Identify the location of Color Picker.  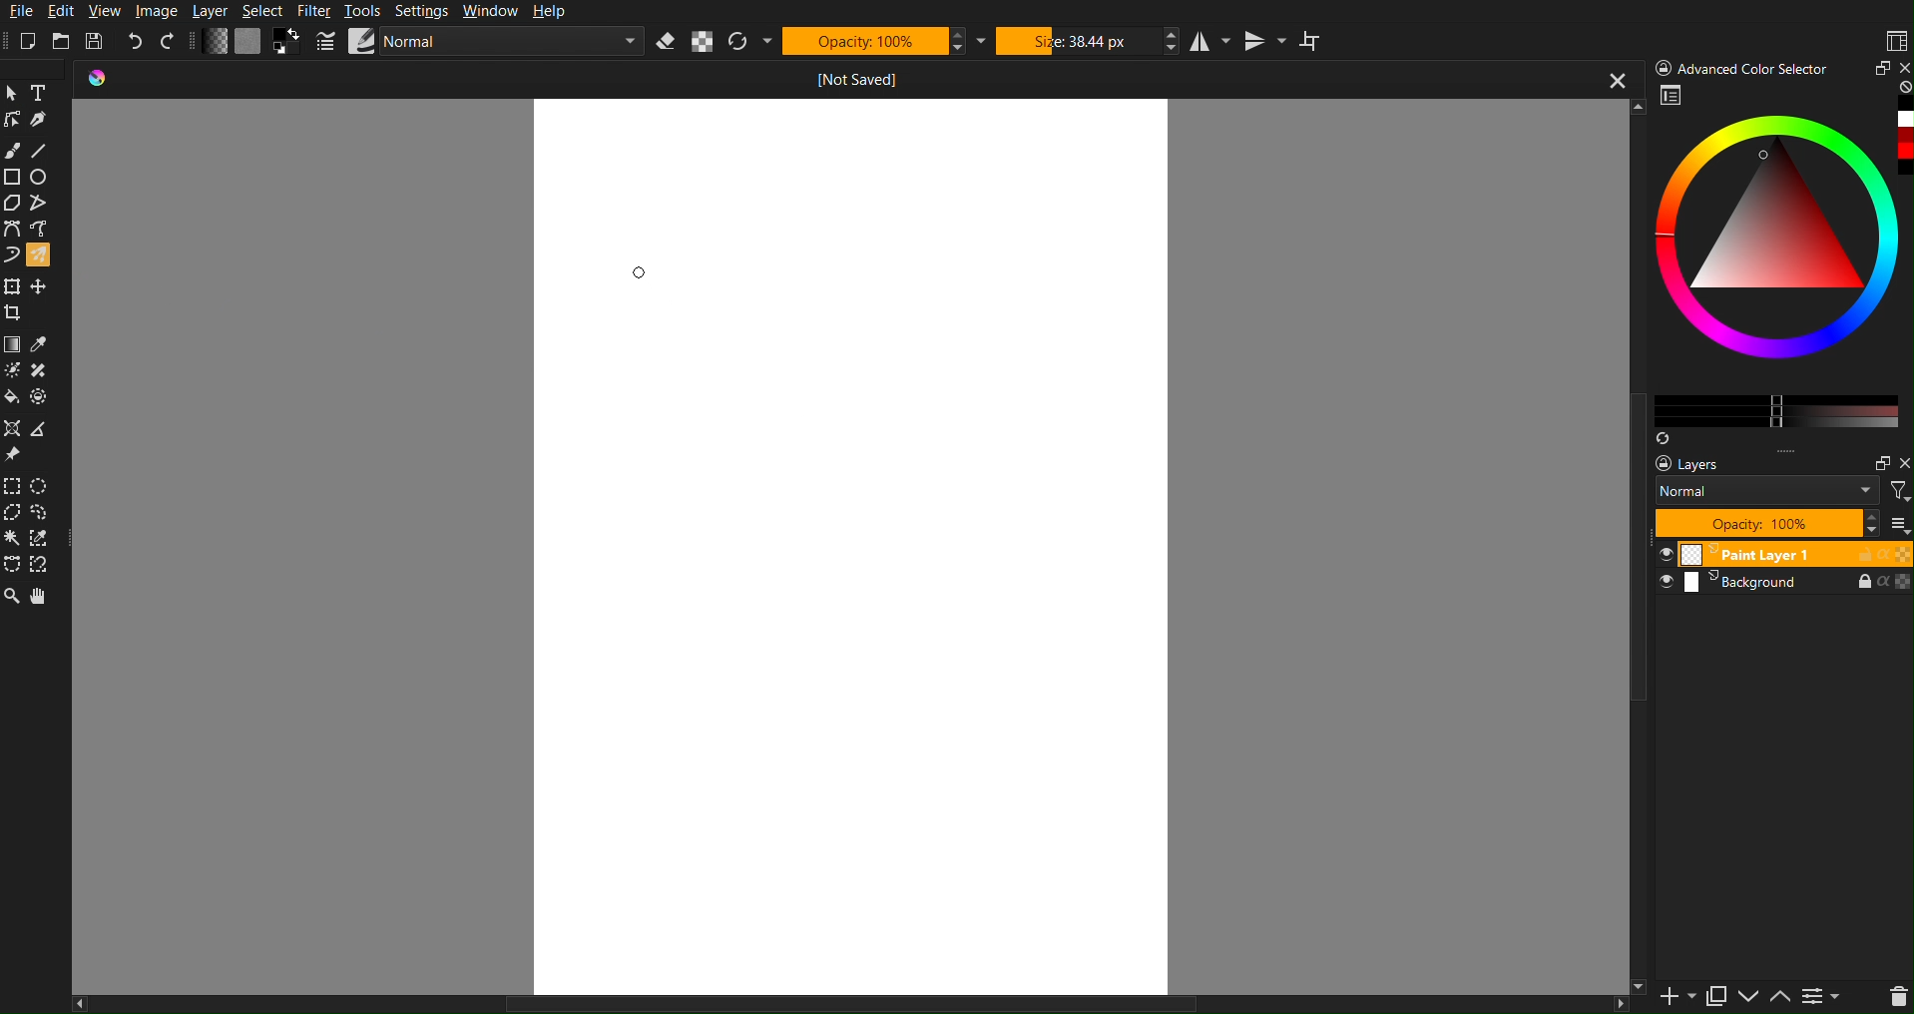
(44, 343).